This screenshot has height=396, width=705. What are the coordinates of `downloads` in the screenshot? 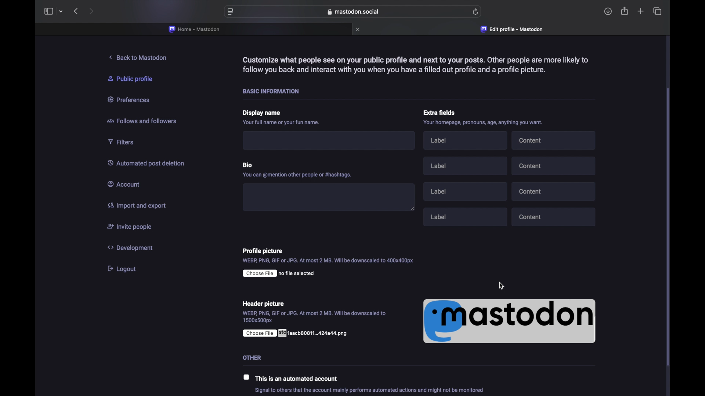 It's located at (608, 11).